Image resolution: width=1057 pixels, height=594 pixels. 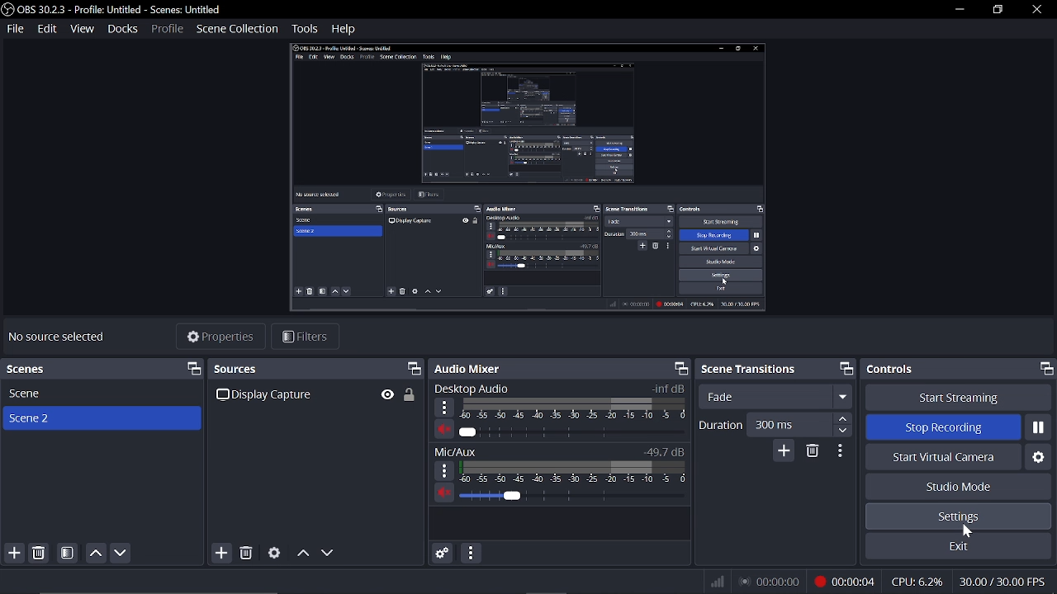 I want to click on screen preview, so click(x=537, y=181).